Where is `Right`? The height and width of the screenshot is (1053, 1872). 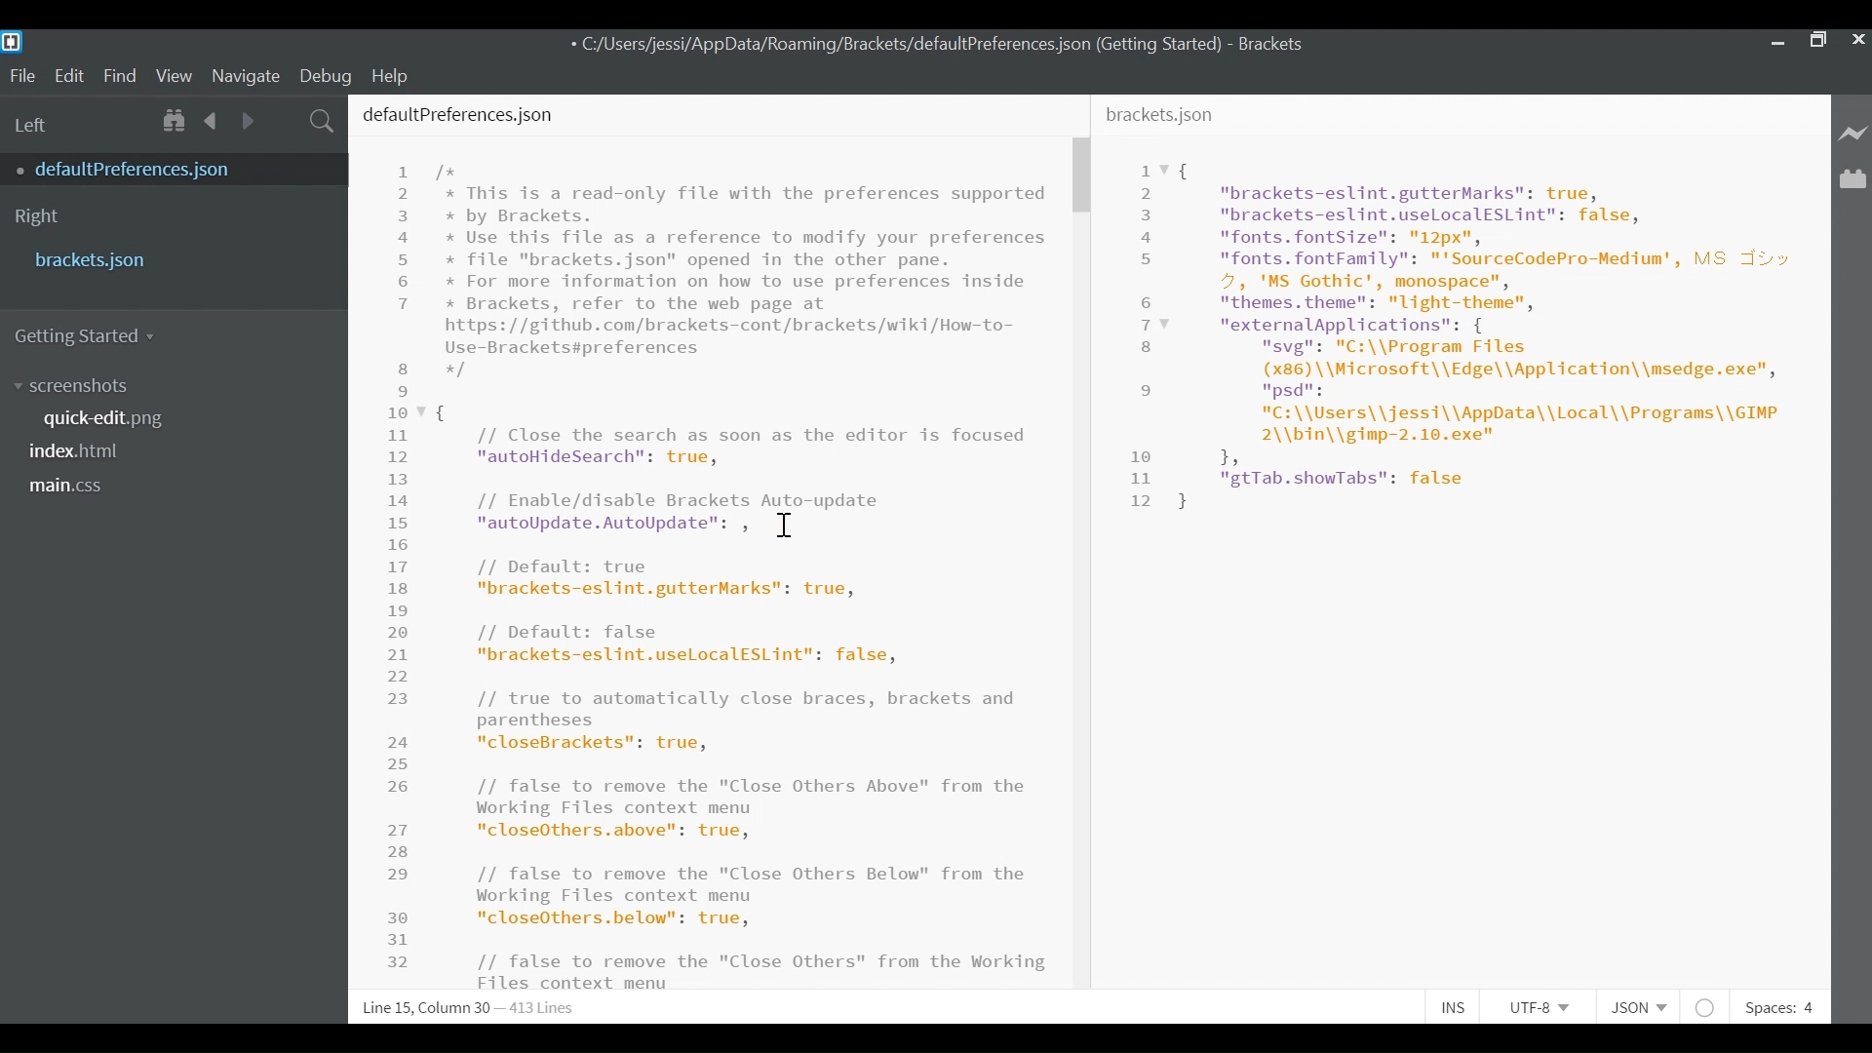
Right is located at coordinates (37, 217).